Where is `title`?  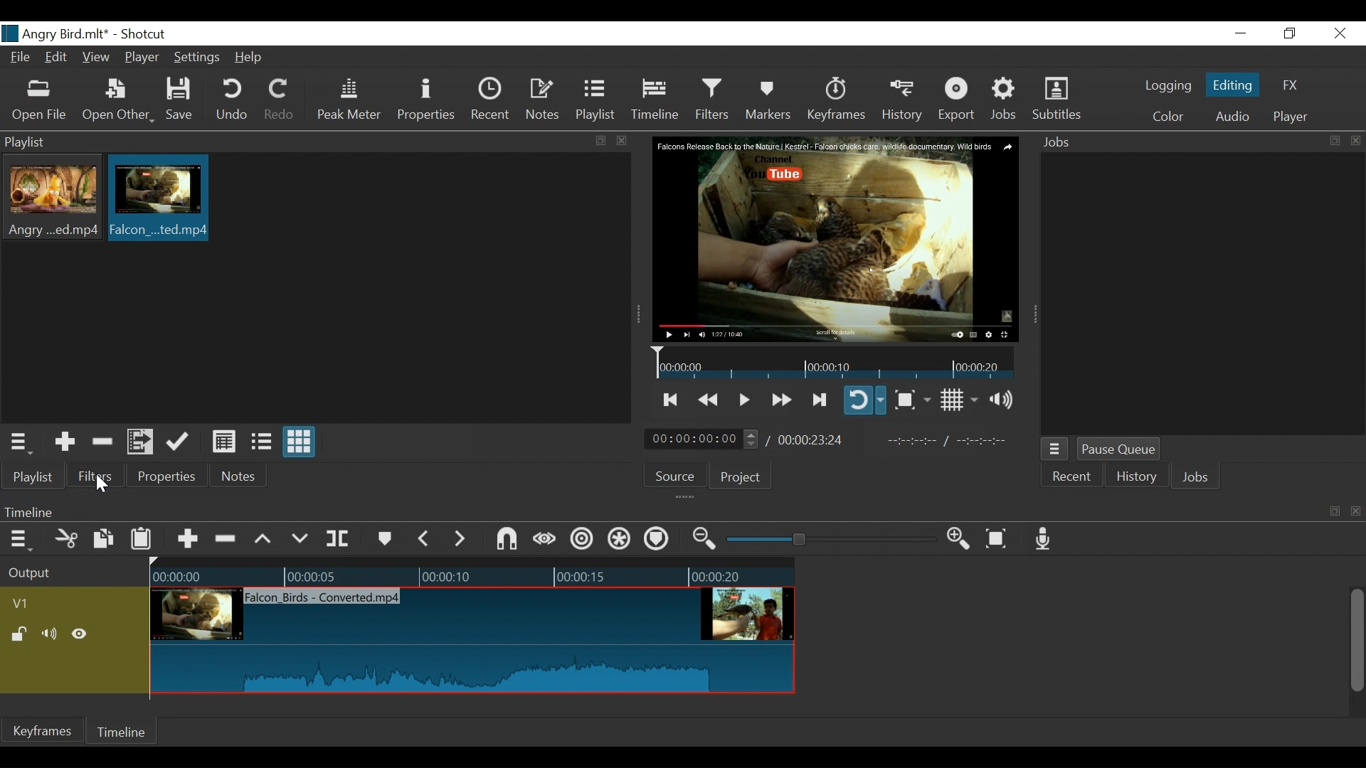 title is located at coordinates (97, 34).